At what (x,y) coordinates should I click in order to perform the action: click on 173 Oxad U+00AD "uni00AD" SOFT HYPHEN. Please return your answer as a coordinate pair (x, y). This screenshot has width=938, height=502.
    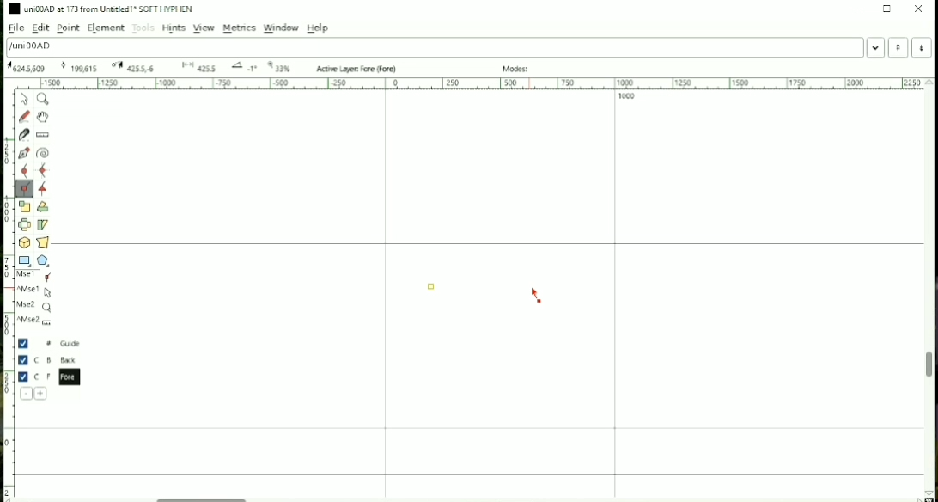
    Looking at the image, I should click on (200, 66).